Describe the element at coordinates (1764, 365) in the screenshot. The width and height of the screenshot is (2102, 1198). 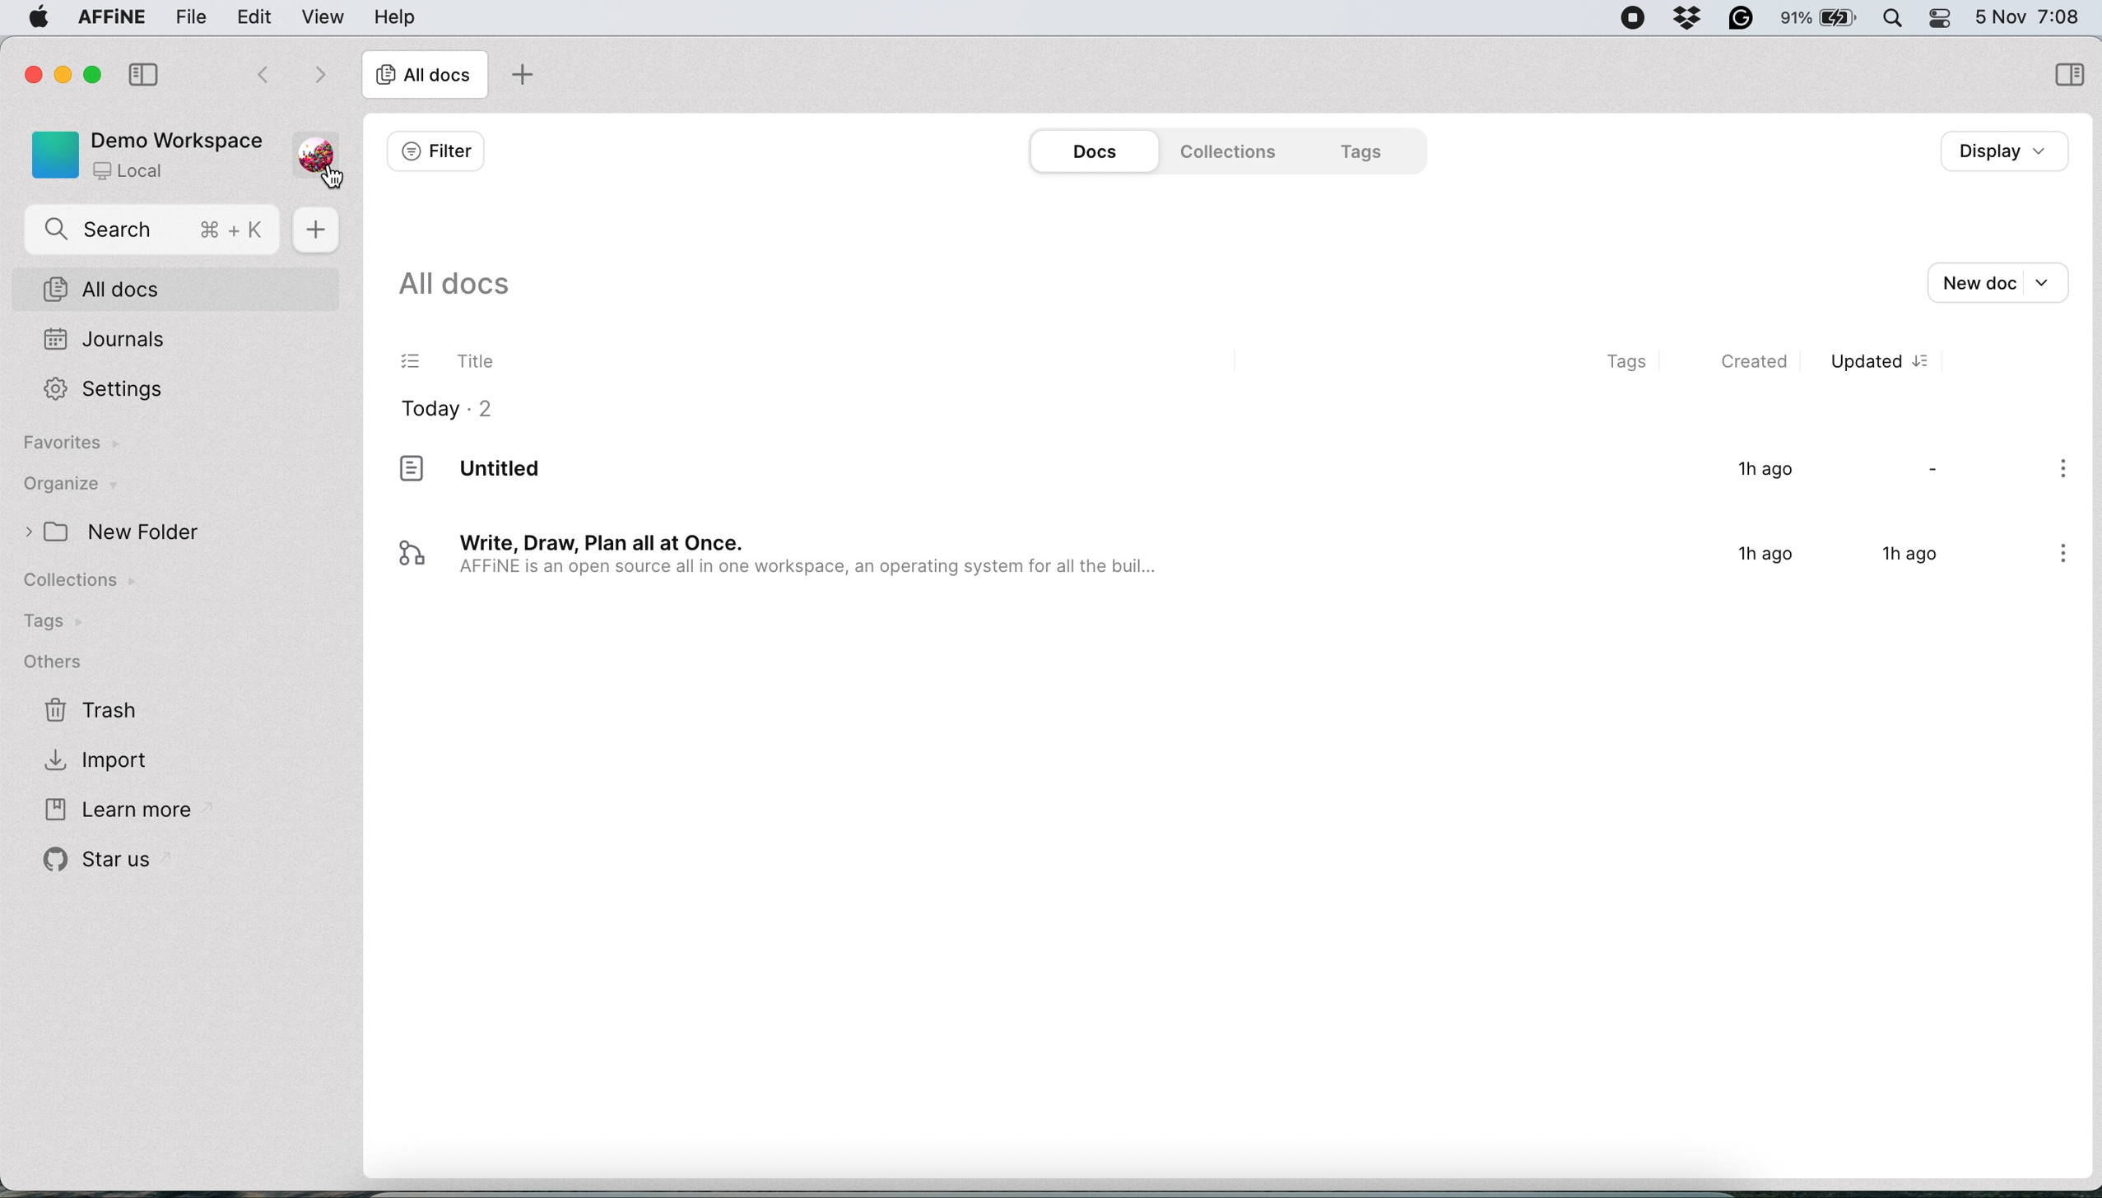
I see `created` at that location.